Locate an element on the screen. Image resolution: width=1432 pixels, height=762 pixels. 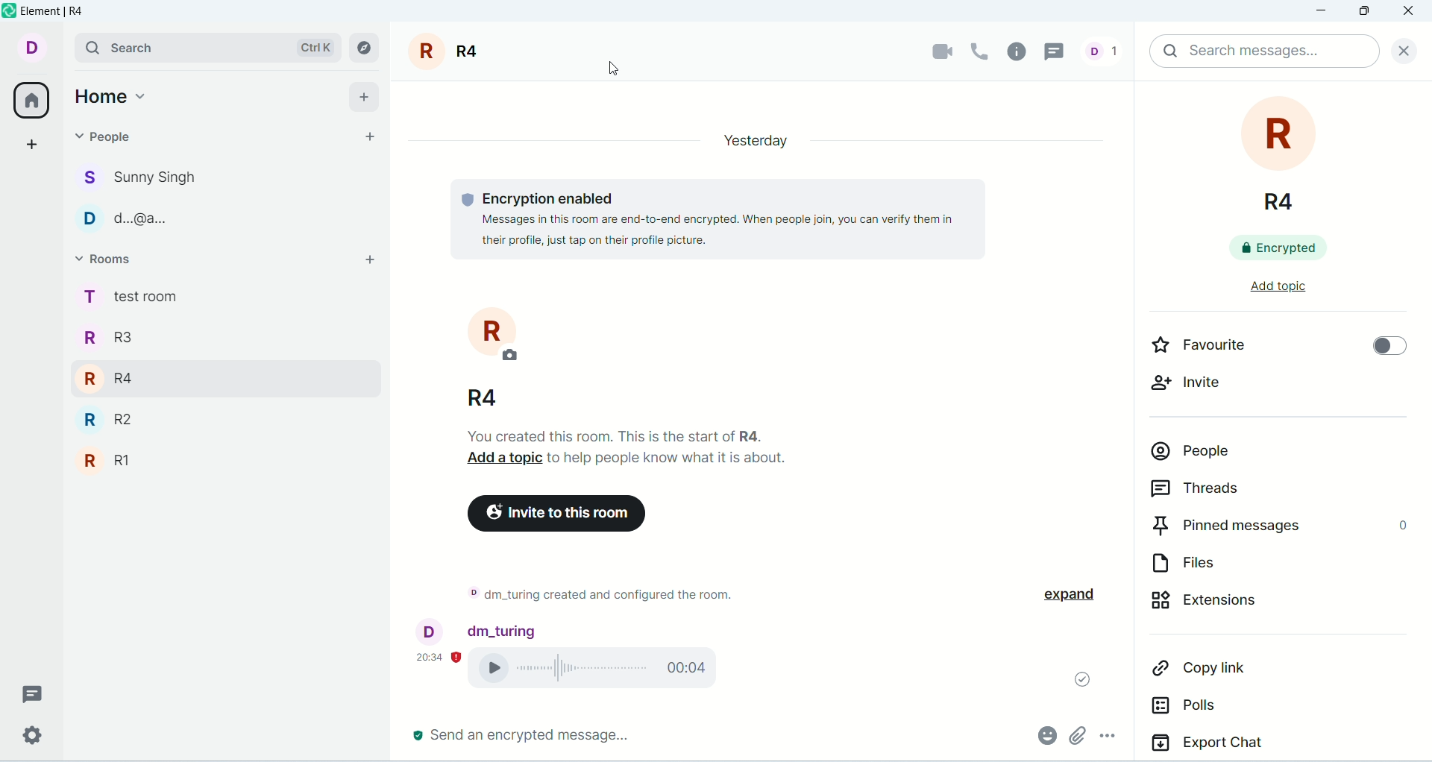
send message is located at coordinates (523, 735).